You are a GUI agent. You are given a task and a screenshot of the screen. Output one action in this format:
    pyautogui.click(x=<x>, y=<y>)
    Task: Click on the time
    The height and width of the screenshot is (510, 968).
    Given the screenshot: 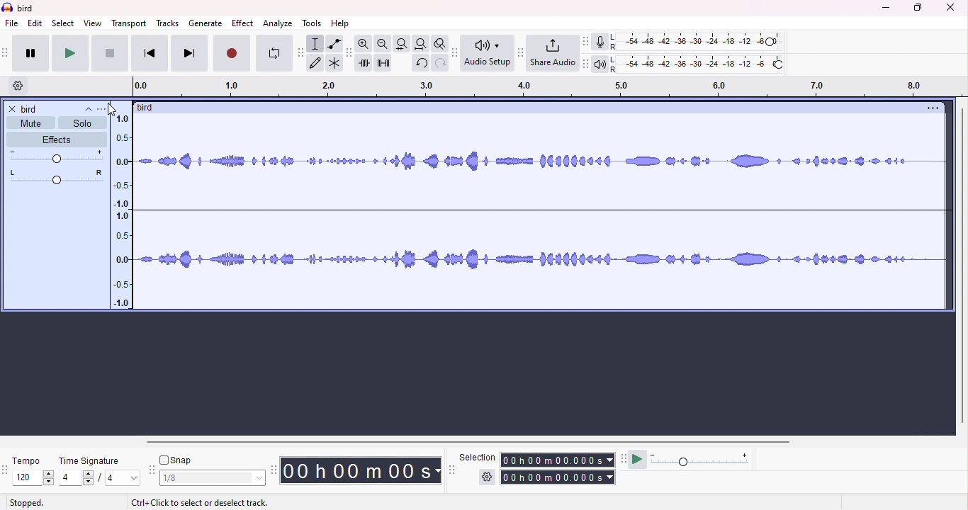 What is the action you would take?
    pyautogui.click(x=362, y=470)
    